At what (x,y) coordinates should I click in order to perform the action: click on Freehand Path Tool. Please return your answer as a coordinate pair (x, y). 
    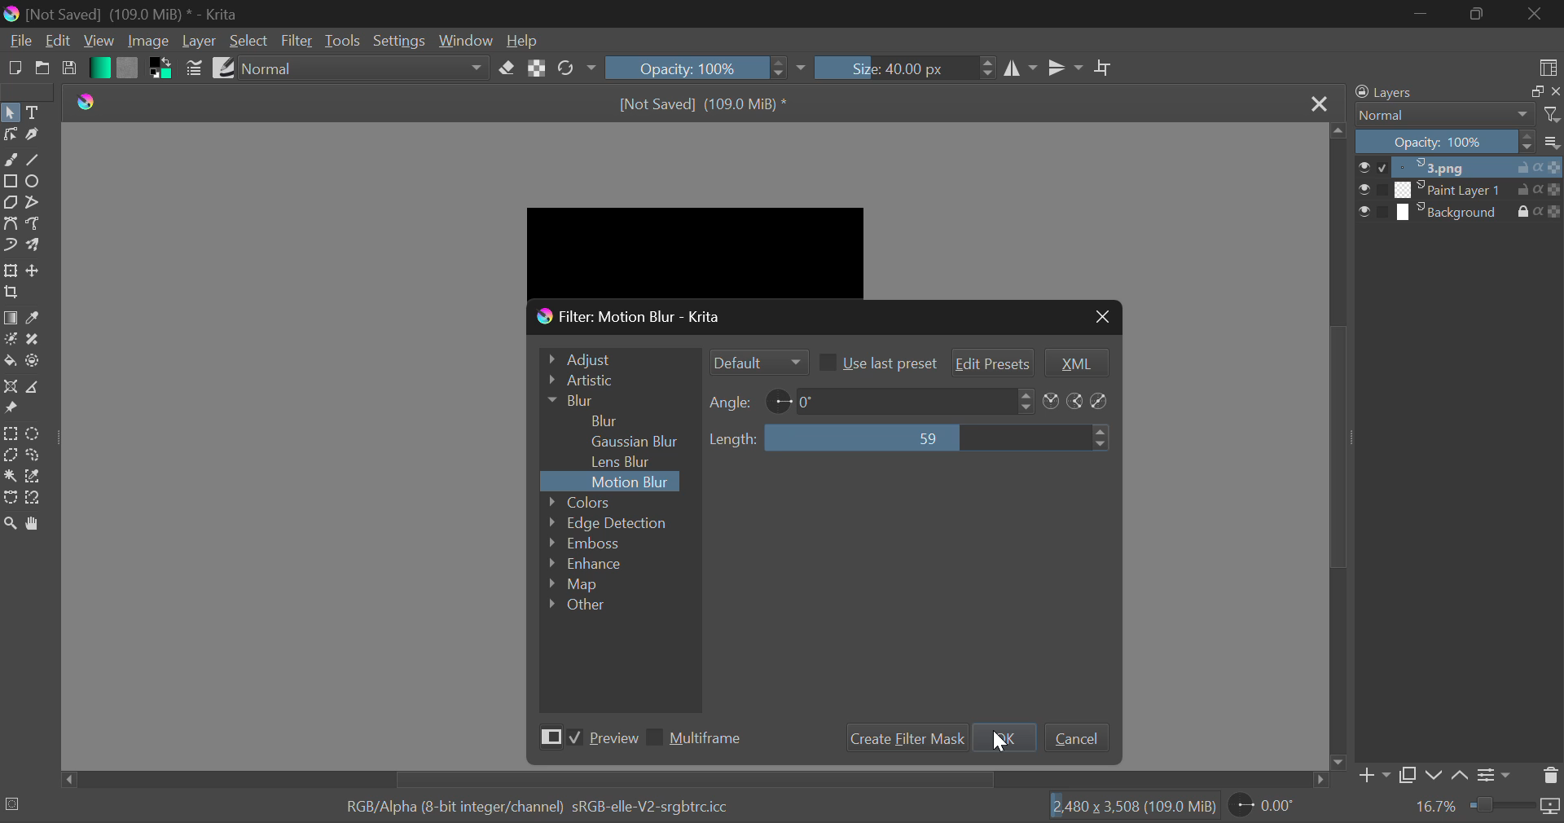
    Looking at the image, I should click on (34, 222).